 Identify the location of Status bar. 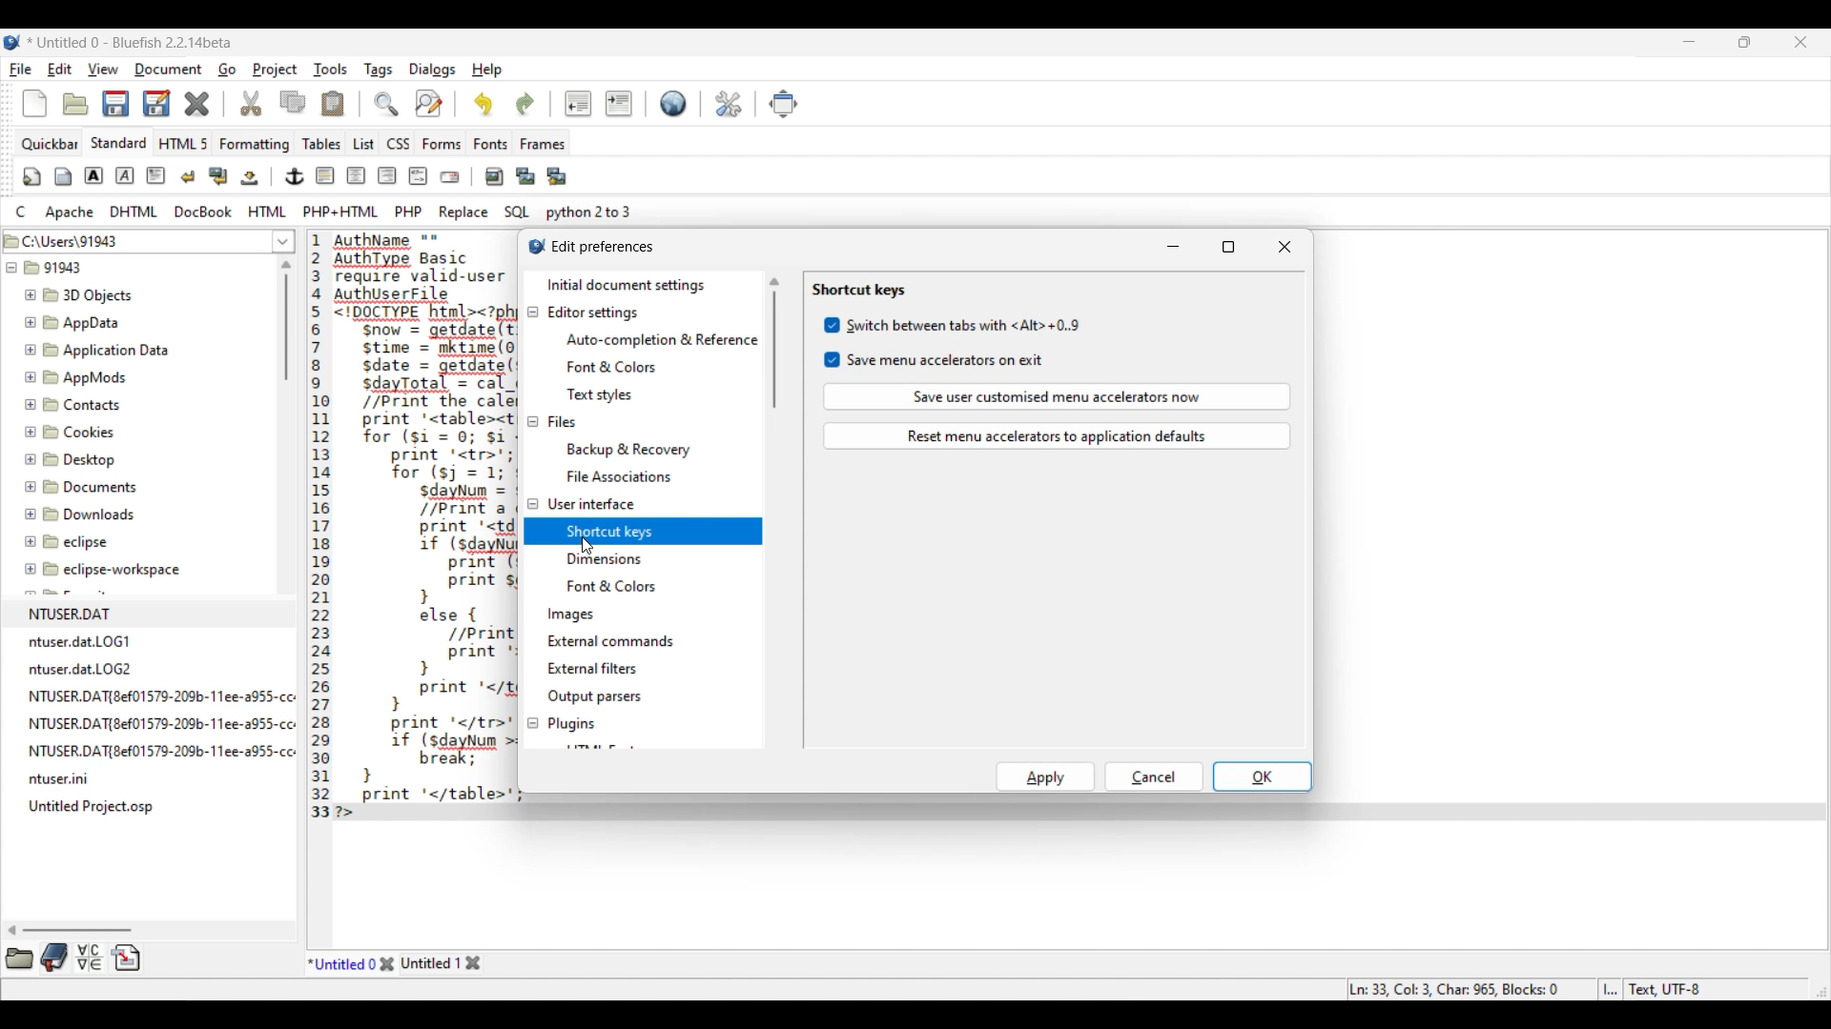
(1528, 990).